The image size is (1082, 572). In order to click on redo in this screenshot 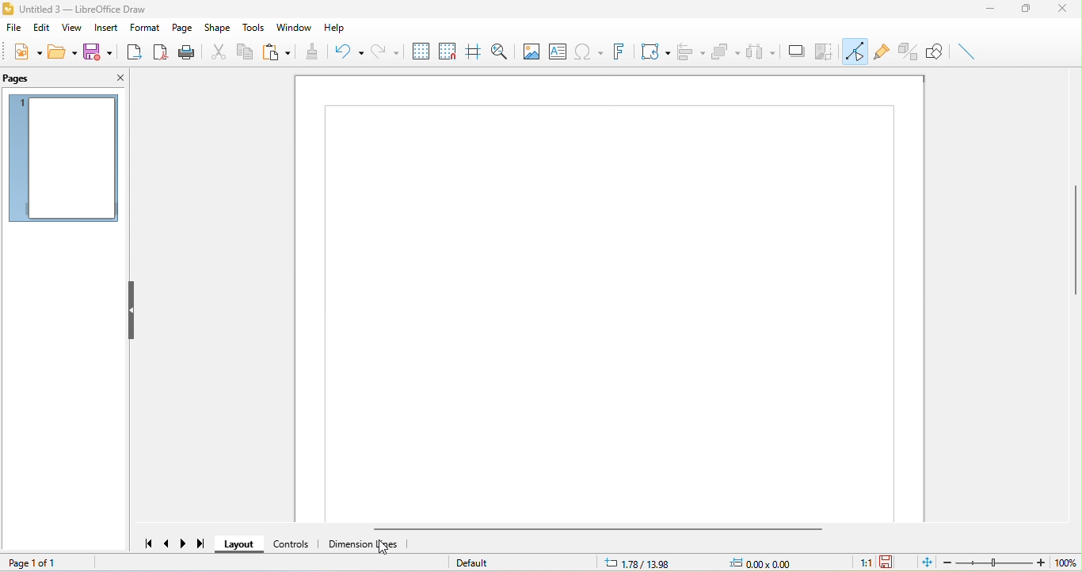, I will do `click(384, 50)`.